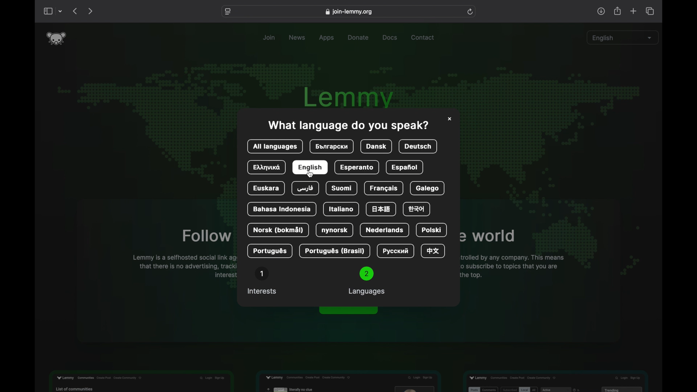 The height and width of the screenshot is (392, 697). I want to click on all languages, so click(275, 147).